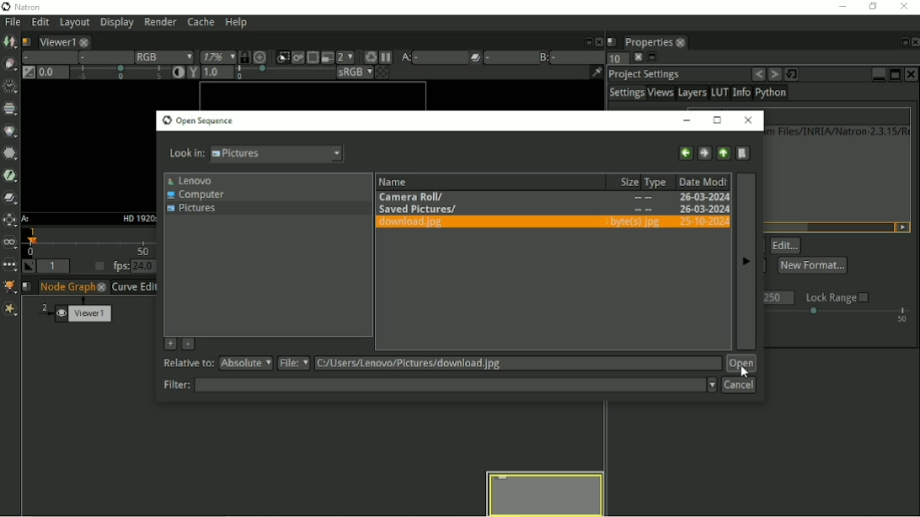 This screenshot has height=517, width=920. I want to click on Operations pllied between Viewer input A and B, so click(484, 57).